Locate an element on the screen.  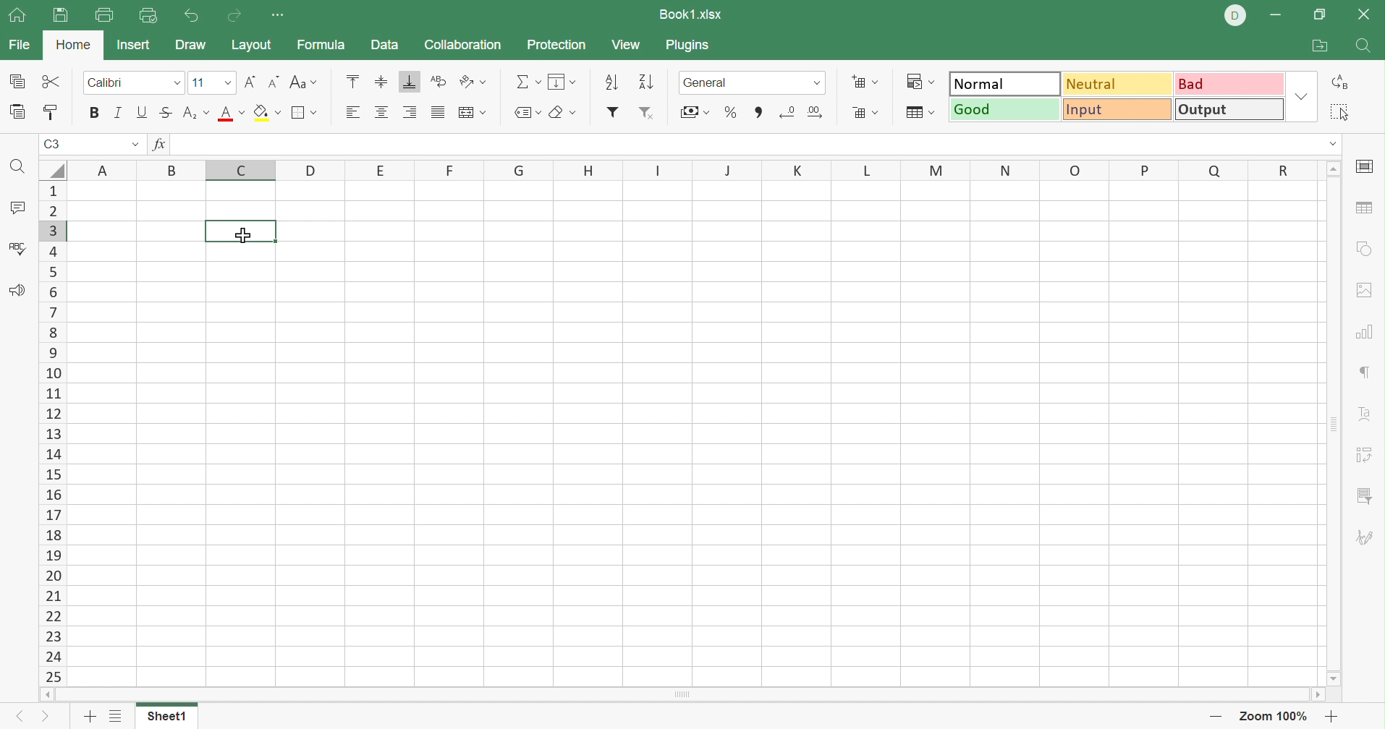
Bad is located at coordinates (1229, 83).